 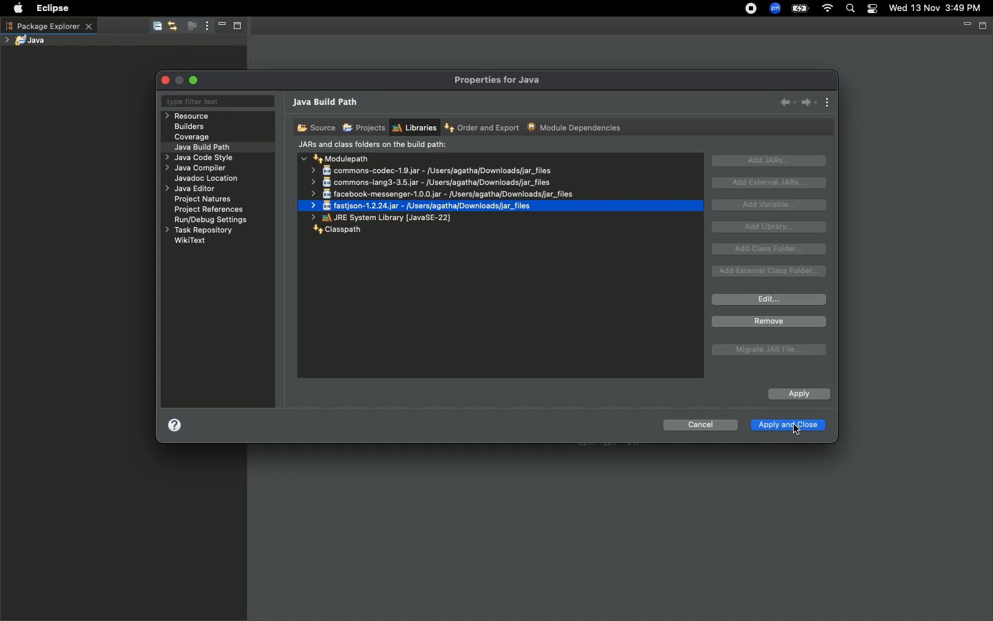 I want to click on Wed 13 Nov 3:49 PM, so click(x=936, y=7).